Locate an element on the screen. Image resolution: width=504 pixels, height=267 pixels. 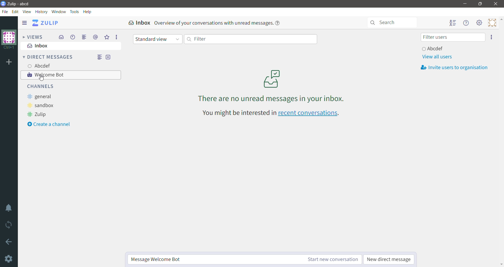
Filter users is located at coordinates (453, 37).